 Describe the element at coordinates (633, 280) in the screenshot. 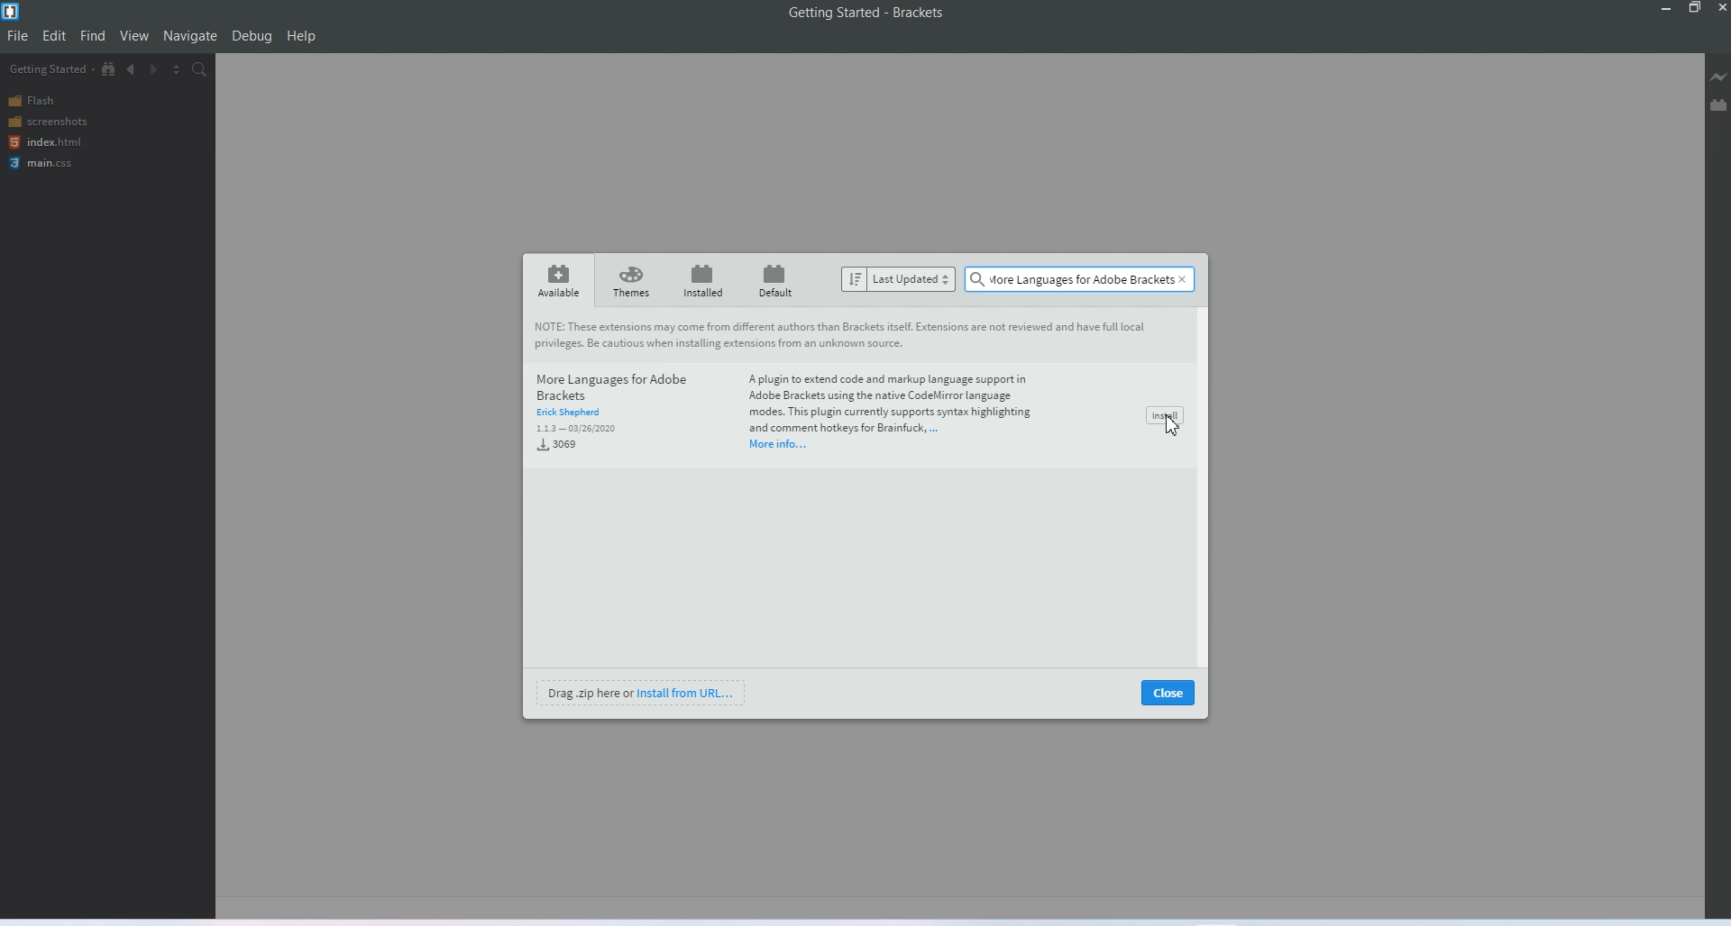

I see `theme` at that location.